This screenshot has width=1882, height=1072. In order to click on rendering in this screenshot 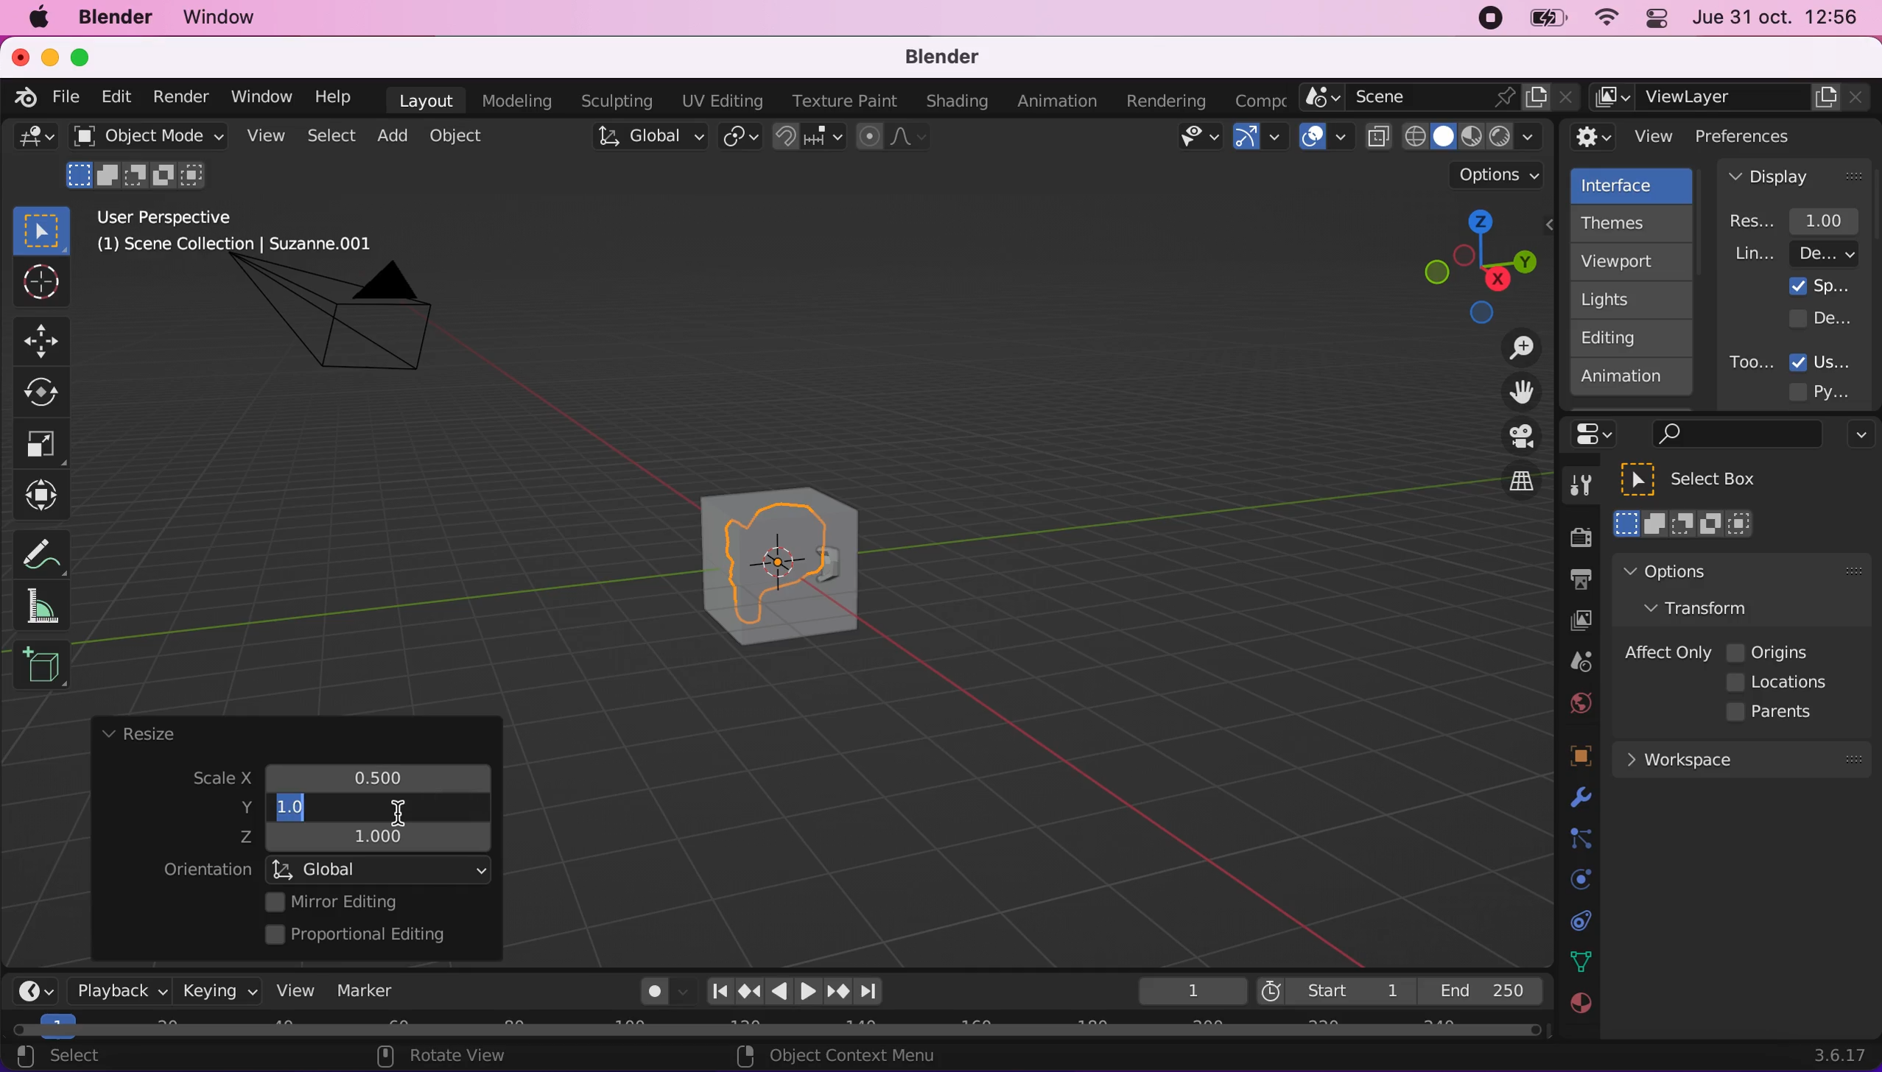, I will do `click(1167, 102)`.